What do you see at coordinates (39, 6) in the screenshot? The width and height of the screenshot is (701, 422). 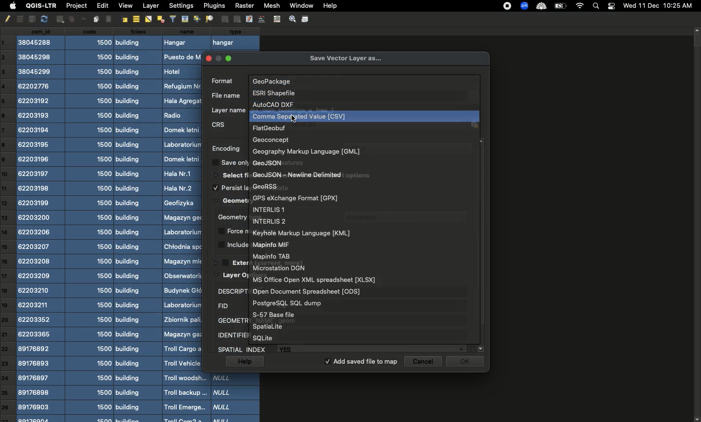 I see `QGIS-LTR` at bounding box center [39, 6].